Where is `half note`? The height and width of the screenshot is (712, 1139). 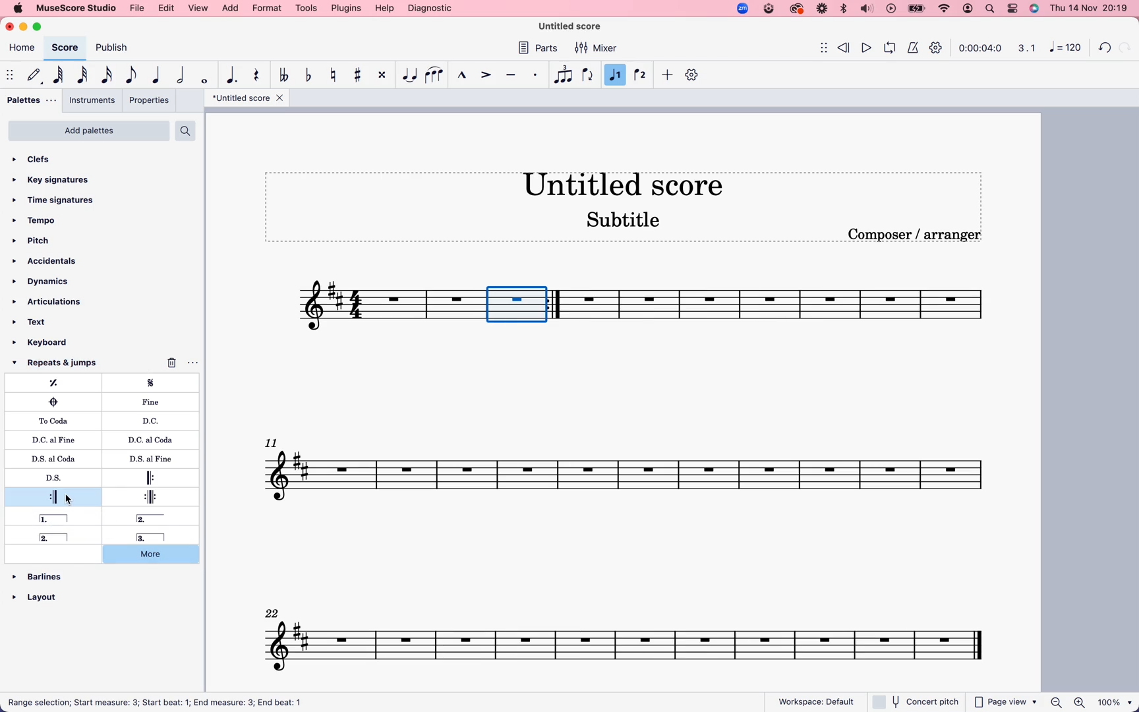 half note is located at coordinates (183, 74).